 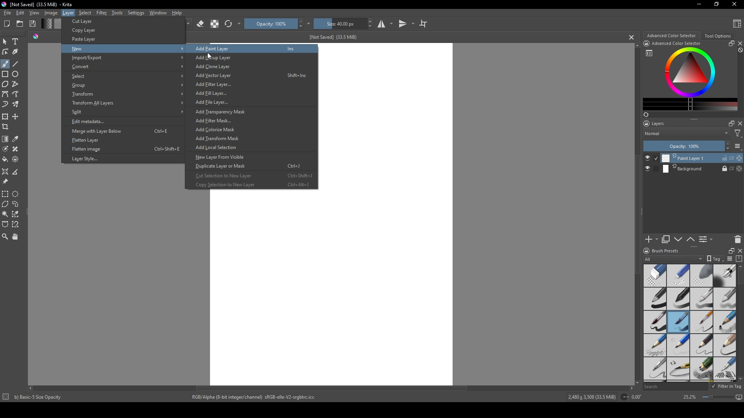 What do you see at coordinates (691, 72) in the screenshot?
I see `colors display` at bounding box center [691, 72].